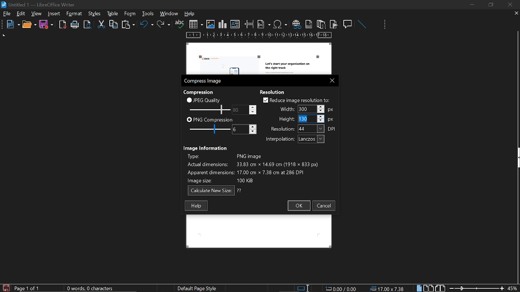 The height and width of the screenshot is (292, 520). What do you see at coordinates (7, 14) in the screenshot?
I see `file` at bounding box center [7, 14].